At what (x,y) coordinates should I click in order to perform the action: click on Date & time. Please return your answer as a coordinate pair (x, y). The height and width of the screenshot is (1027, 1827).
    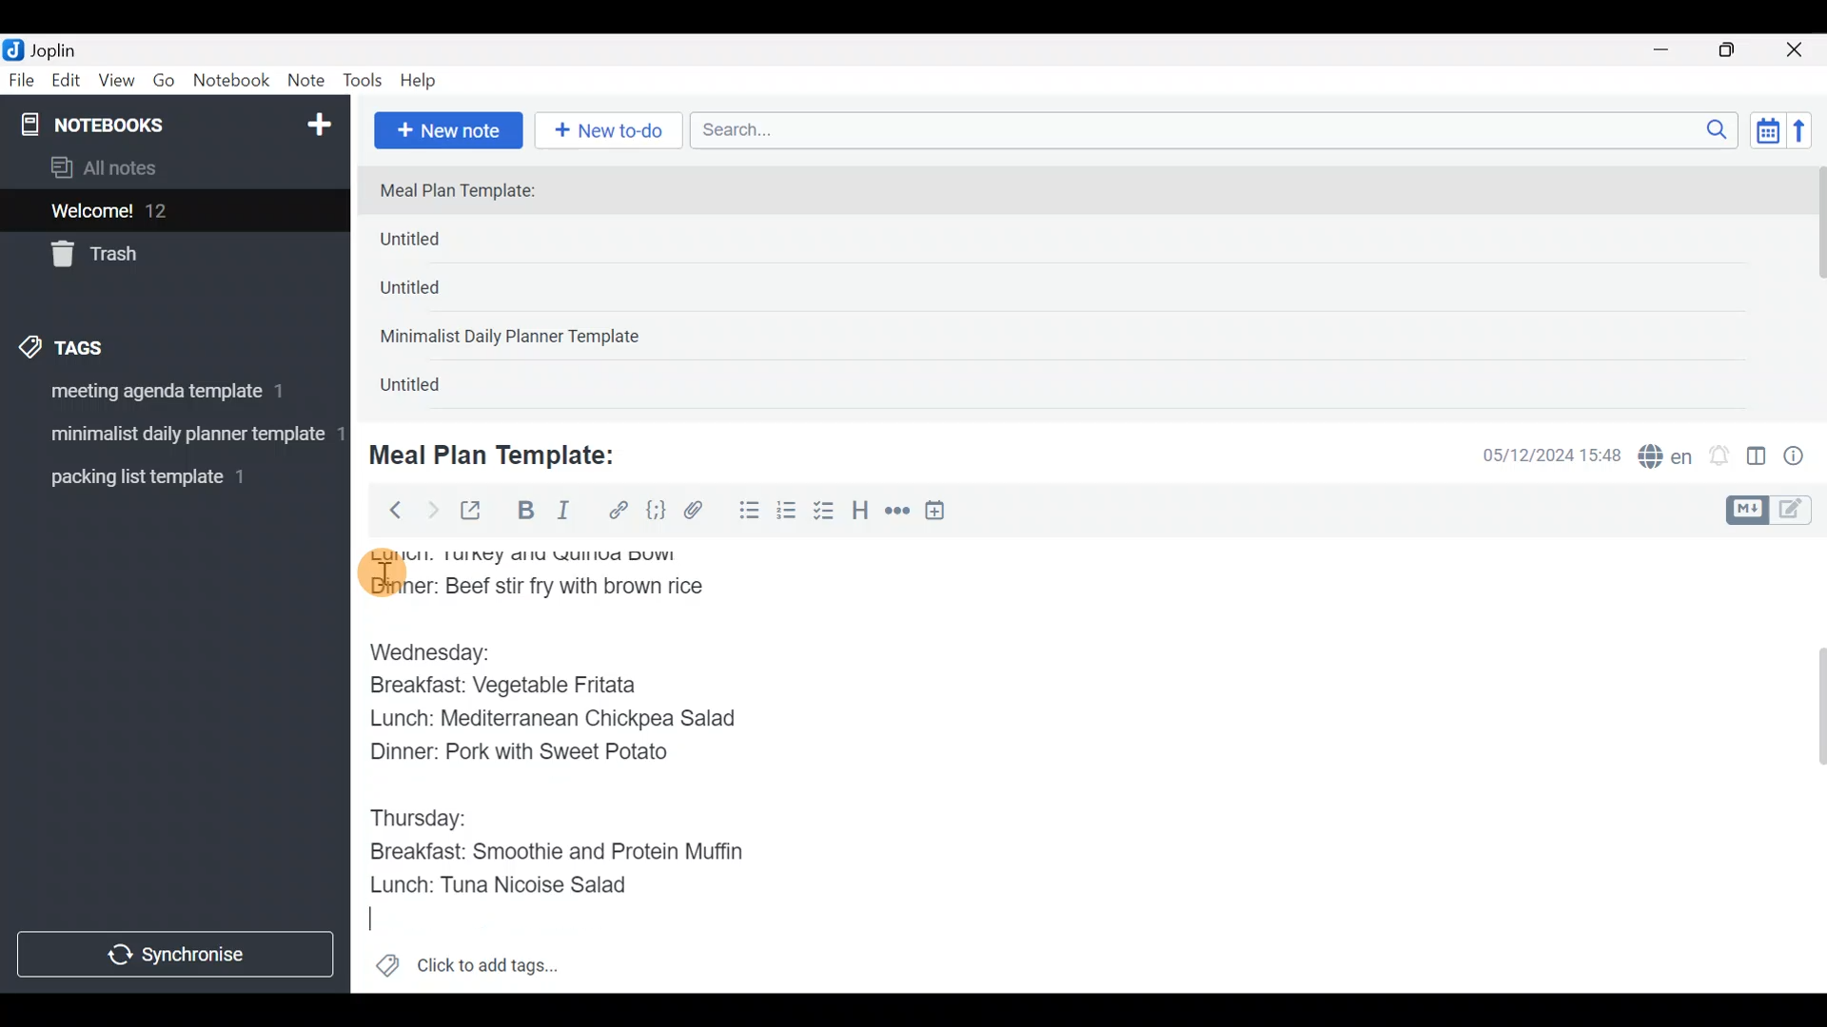
    Looking at the image, I should click on (1537, 455).